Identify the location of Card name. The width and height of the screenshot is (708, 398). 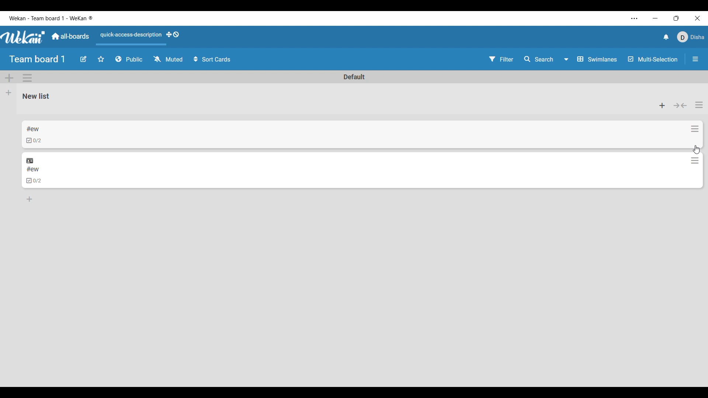
(33, 169).